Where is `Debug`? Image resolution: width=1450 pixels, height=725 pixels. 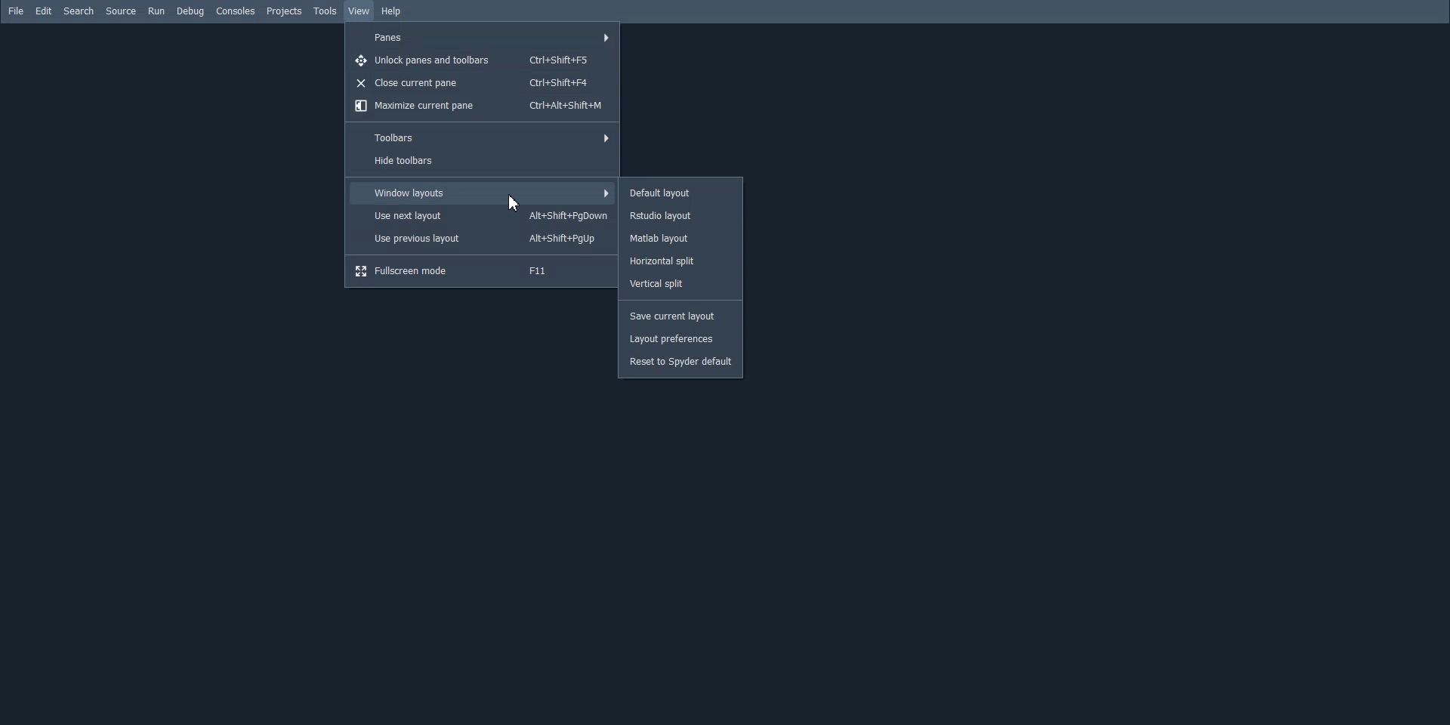
Debug is located at coordinates (190, 11).